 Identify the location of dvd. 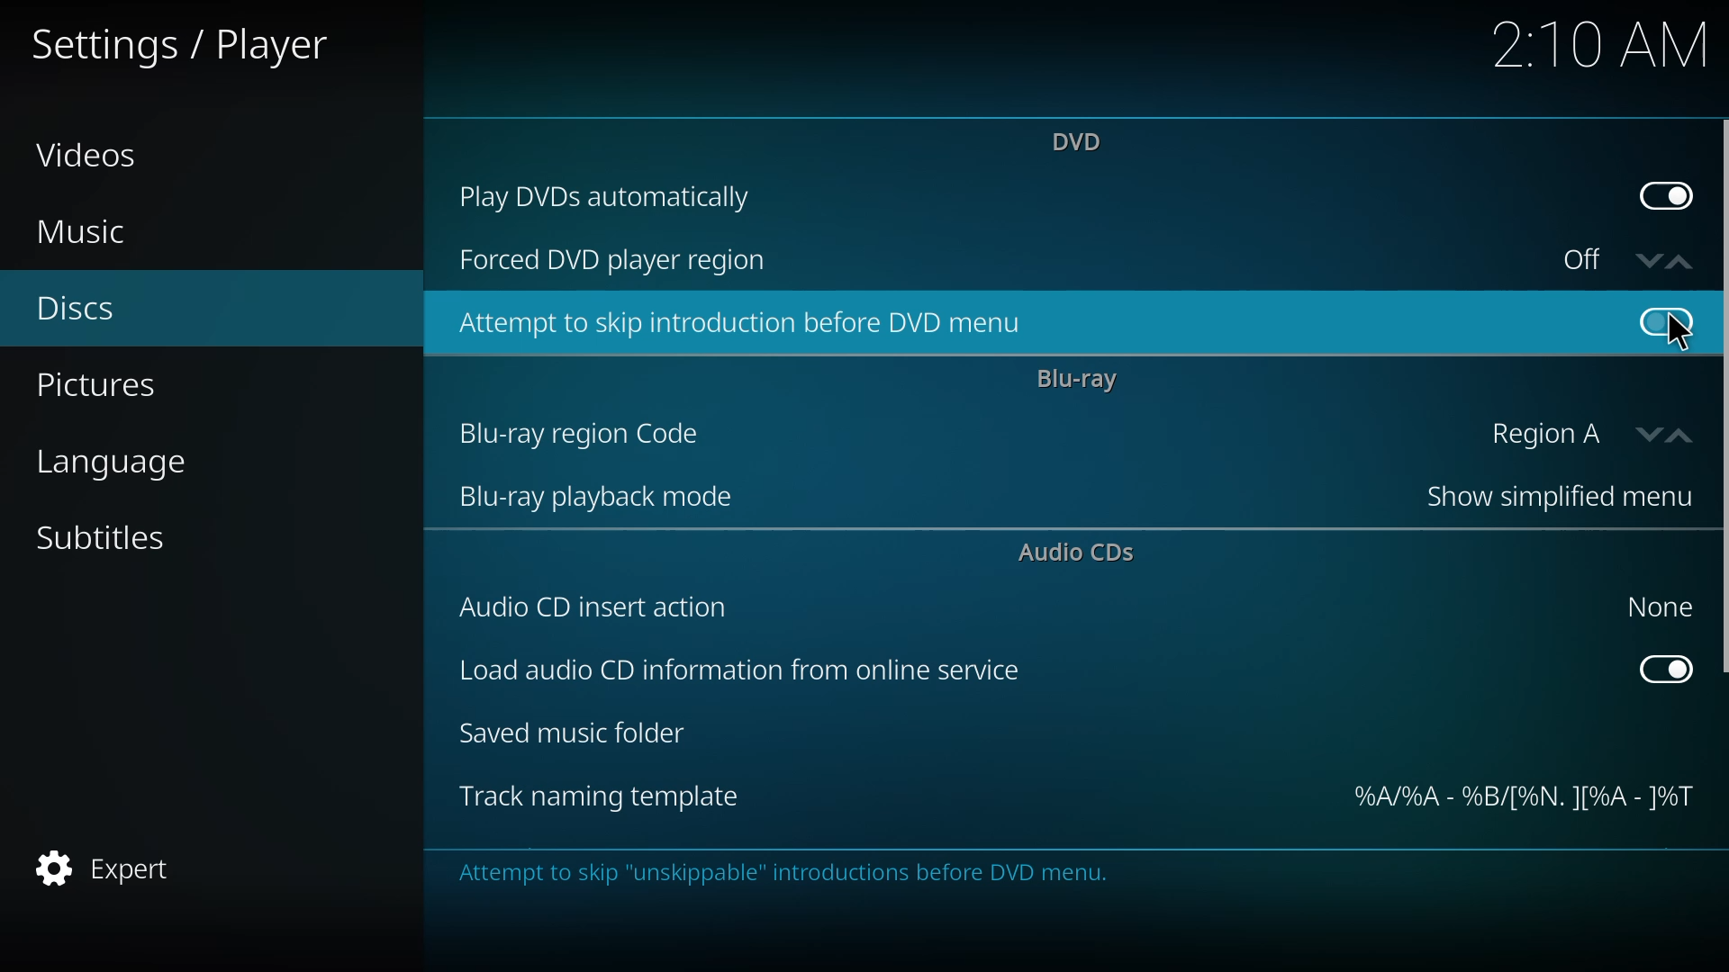
(1081, 142).